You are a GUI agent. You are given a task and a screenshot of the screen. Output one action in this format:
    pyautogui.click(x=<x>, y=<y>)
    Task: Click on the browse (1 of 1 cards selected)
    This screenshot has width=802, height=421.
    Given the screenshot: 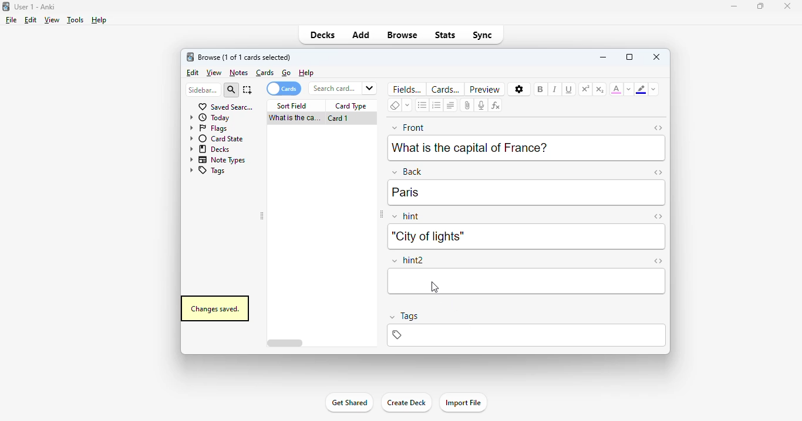 What is the action you would take?
    pyautogui.click(x=245, y=57)
    